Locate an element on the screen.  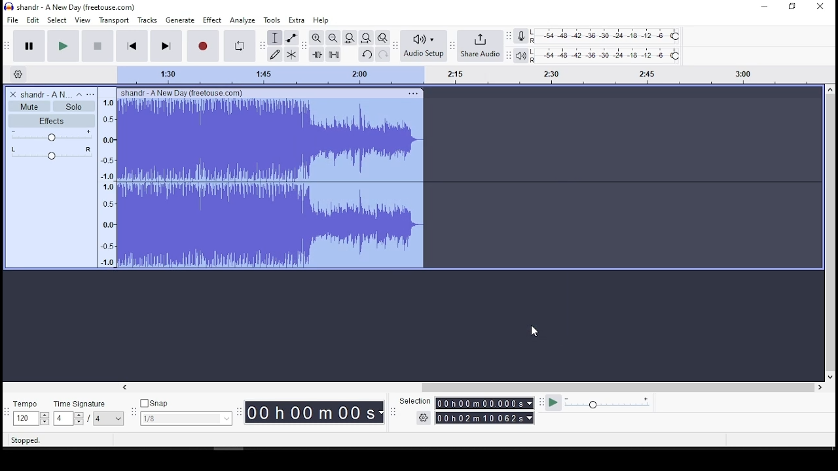
record is located at coordinates (203, 46).